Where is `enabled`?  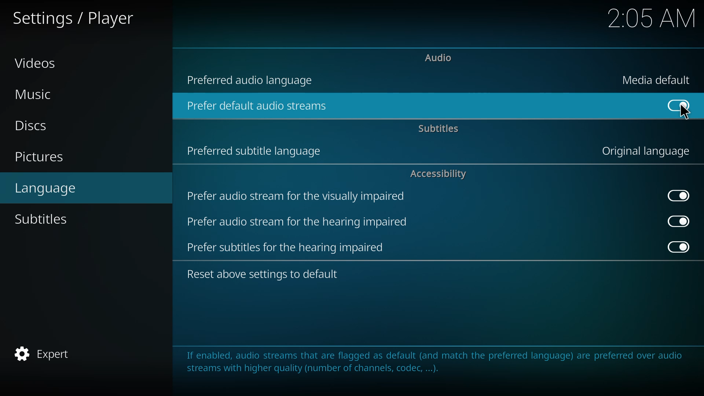
enabled is located at coordinates (678, 221).